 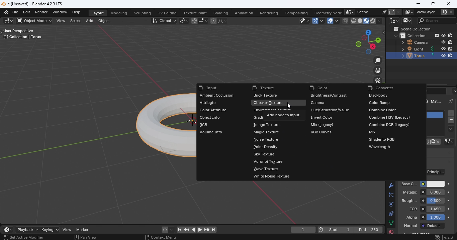 What do you see at coordinates (448, 210) in the screenshot?
I see `Animate property` at bounding box center [448, 210].